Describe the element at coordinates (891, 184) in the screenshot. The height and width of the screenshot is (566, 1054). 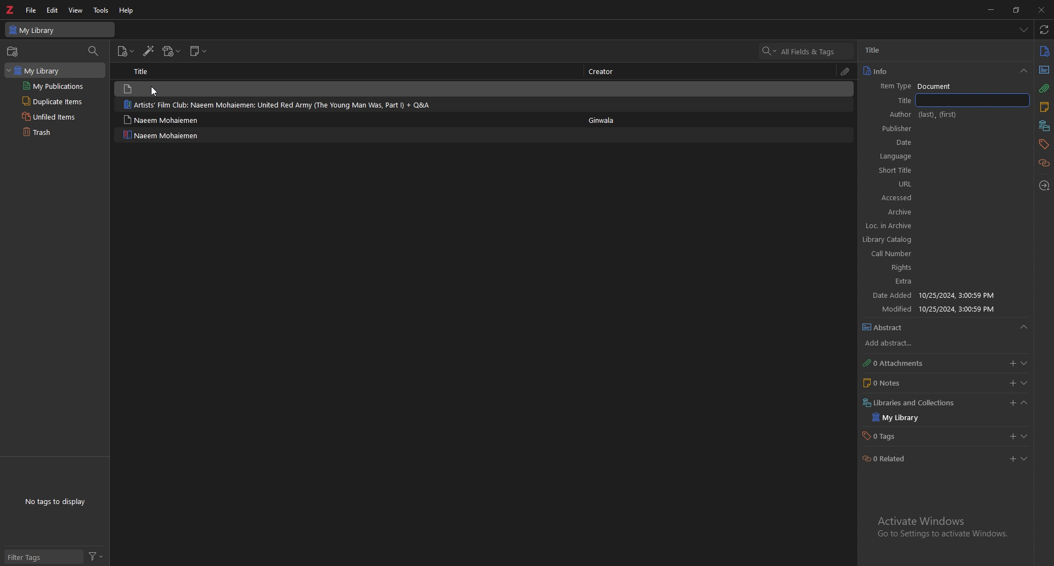
I see `# of volumes` at that location.